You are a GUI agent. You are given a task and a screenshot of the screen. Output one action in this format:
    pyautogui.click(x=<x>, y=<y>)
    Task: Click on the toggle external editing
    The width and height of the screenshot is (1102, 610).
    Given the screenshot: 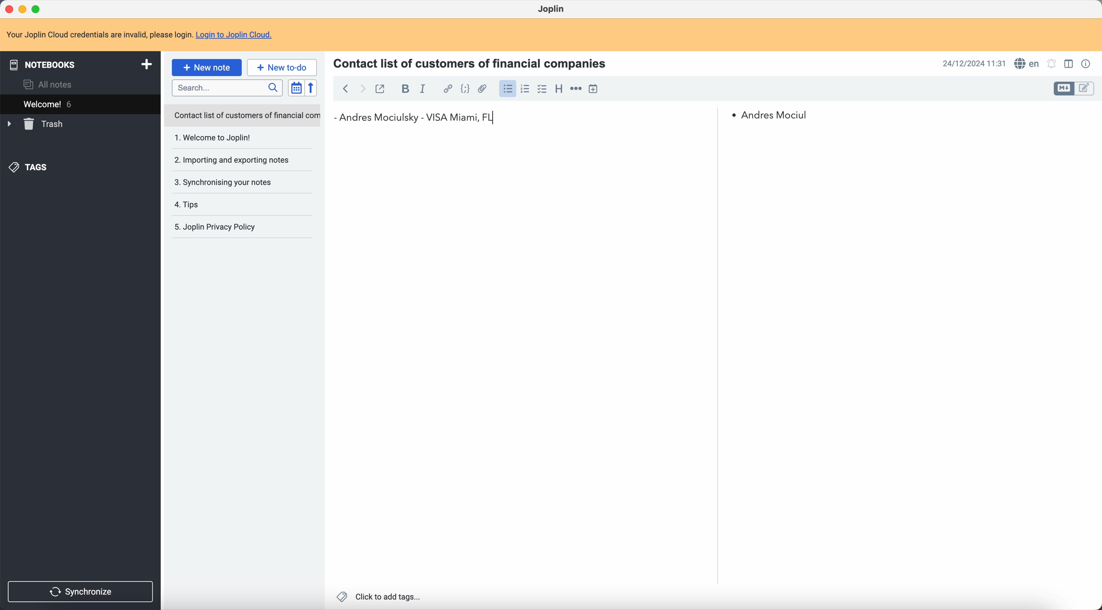 What is the action you would take?
    pyautogui.click(x=382, y=88)
    